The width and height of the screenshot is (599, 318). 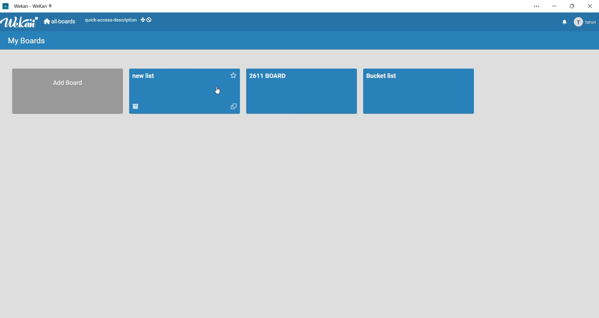 I want to click on close, so click(x=590, y=6).